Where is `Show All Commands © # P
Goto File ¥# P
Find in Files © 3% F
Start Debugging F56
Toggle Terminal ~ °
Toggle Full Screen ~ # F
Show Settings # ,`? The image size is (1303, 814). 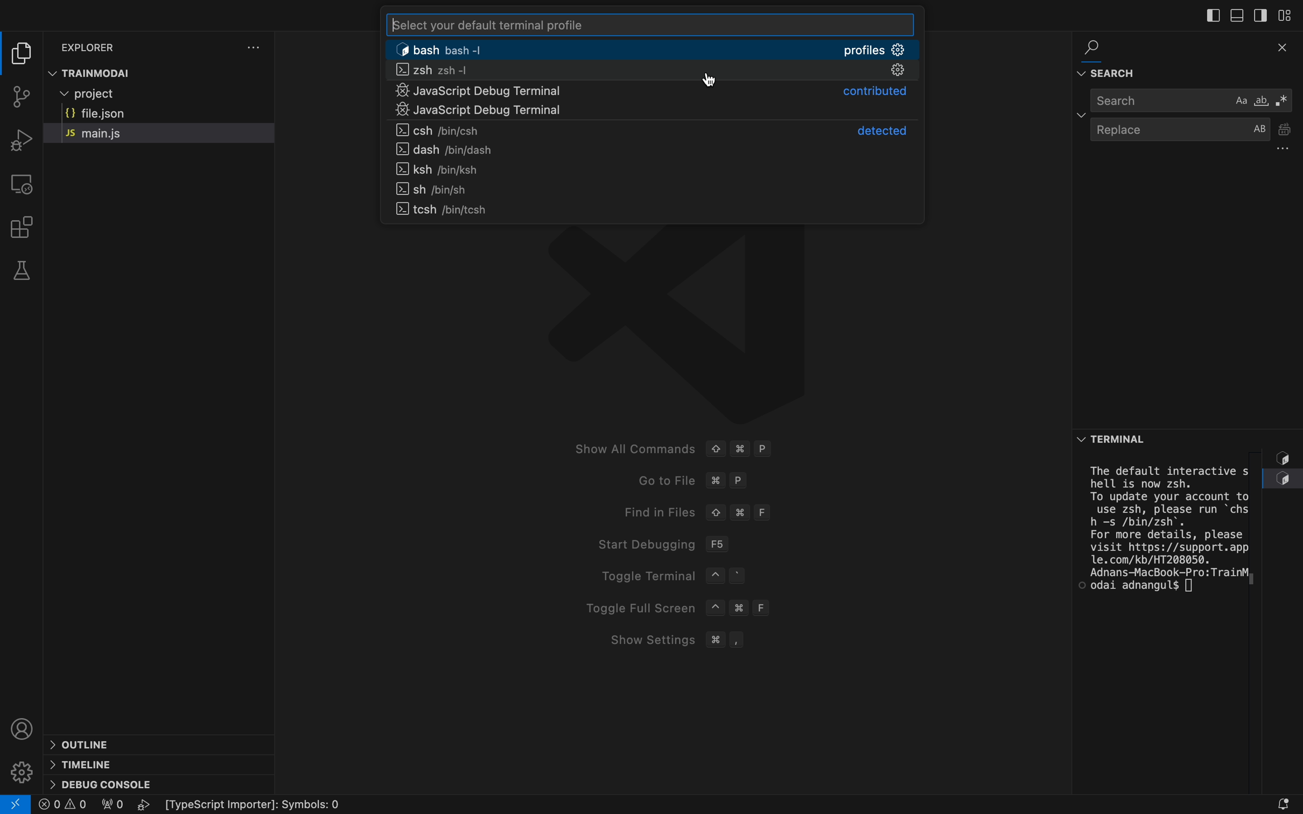 Show All Commands © # P
Goto File ¥# P
Find in Files © 3% F
Start Debugging F56
Toggle Terminal ~ °
Toggle Full Screen ~ # F
Show Settings # , is located at coordinates (714, 448).